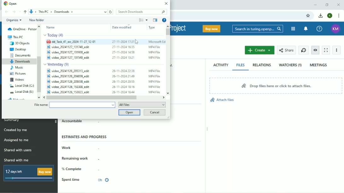 This screenshot has height=193, width=344. Describe the element at coordinates (103, 82) in the screenshot. I see `Video file` at that location.